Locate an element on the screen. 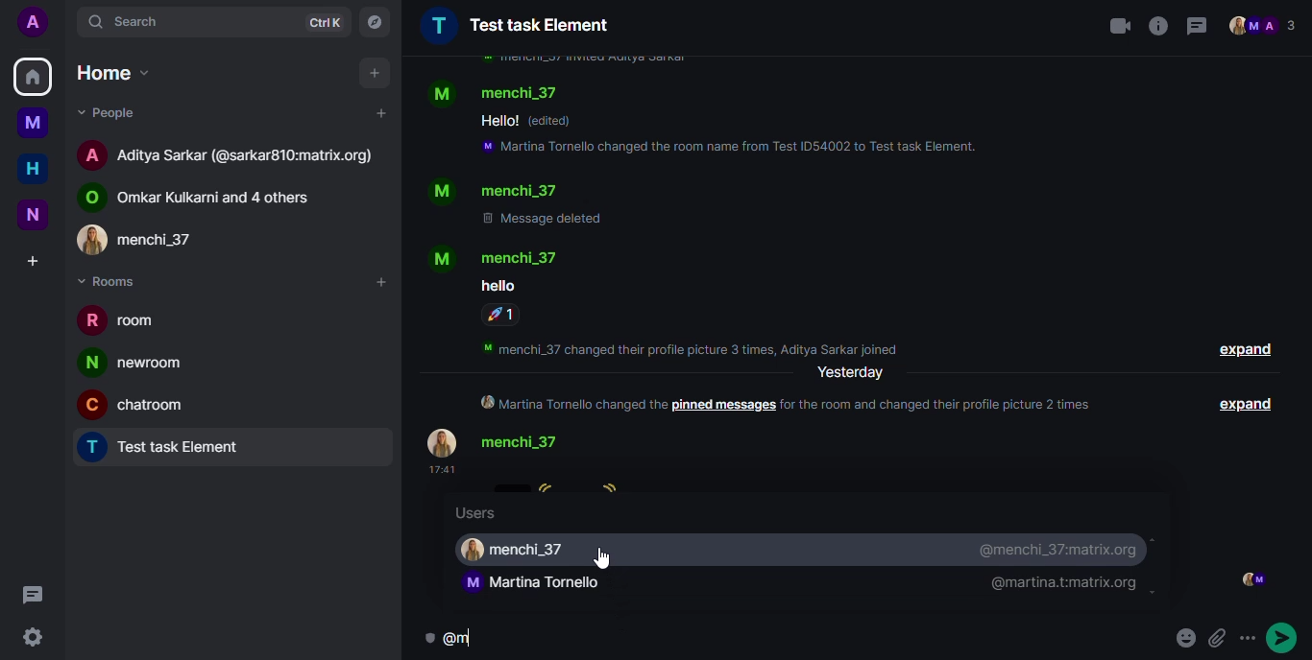 The image size is (1312, 660). id is located at coordinates (1061, 584).